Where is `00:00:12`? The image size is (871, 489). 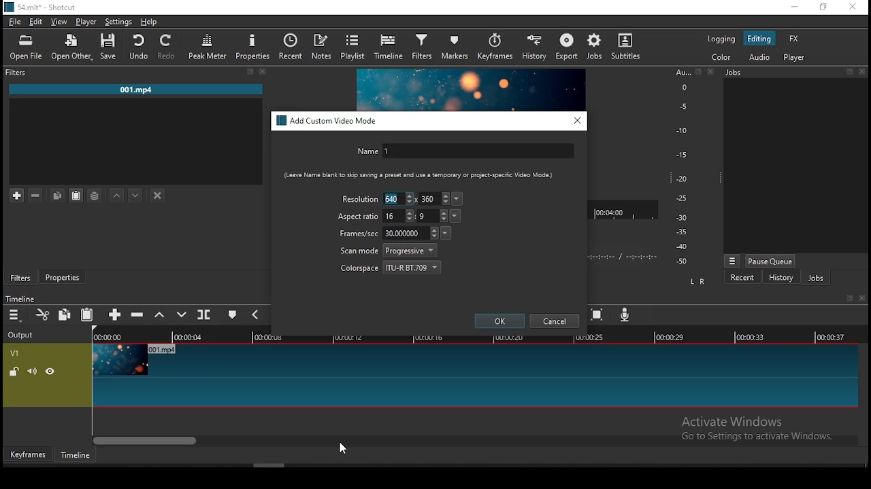 00:00:12 is located at coordinates (350, 337).